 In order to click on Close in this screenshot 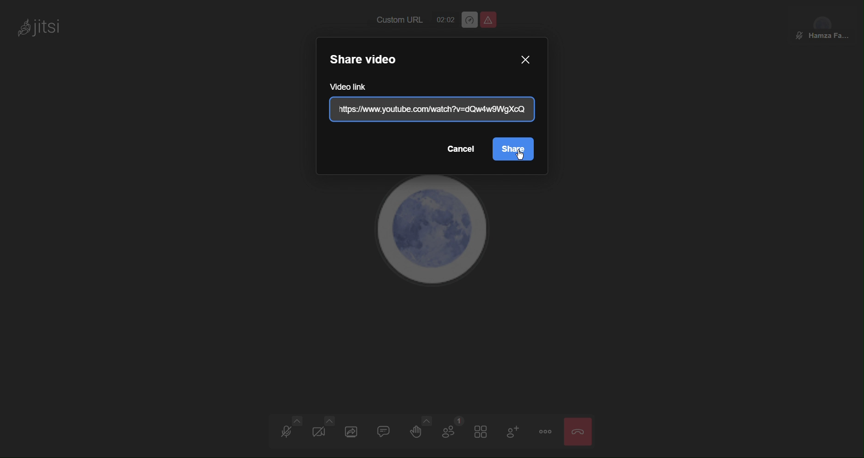, I will do `click(525, 58)`.